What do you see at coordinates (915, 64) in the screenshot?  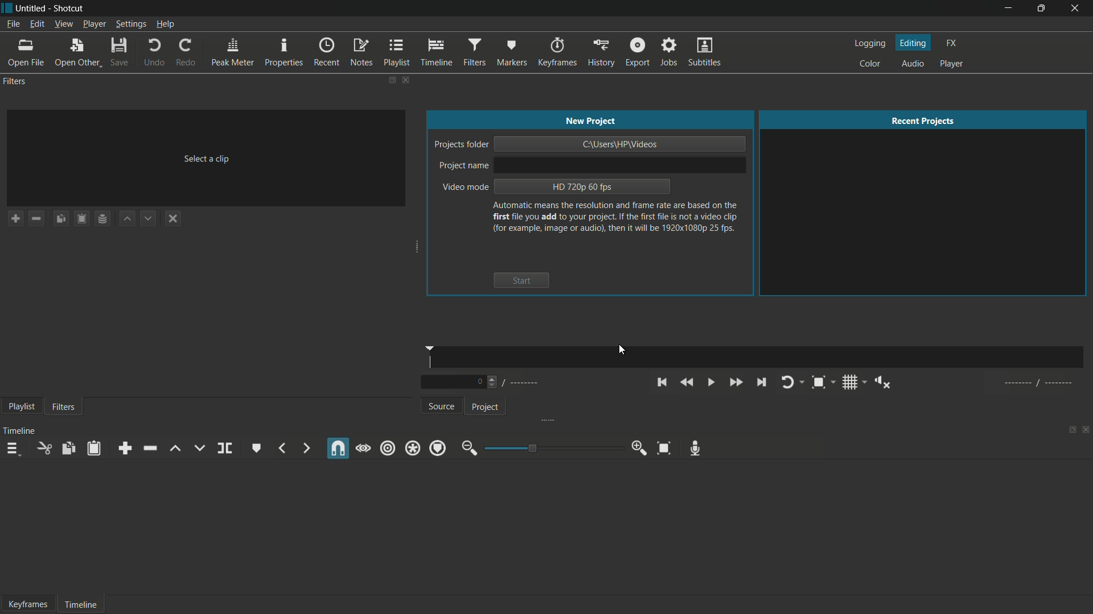 I see `audio` at bounding box center [915, 64].